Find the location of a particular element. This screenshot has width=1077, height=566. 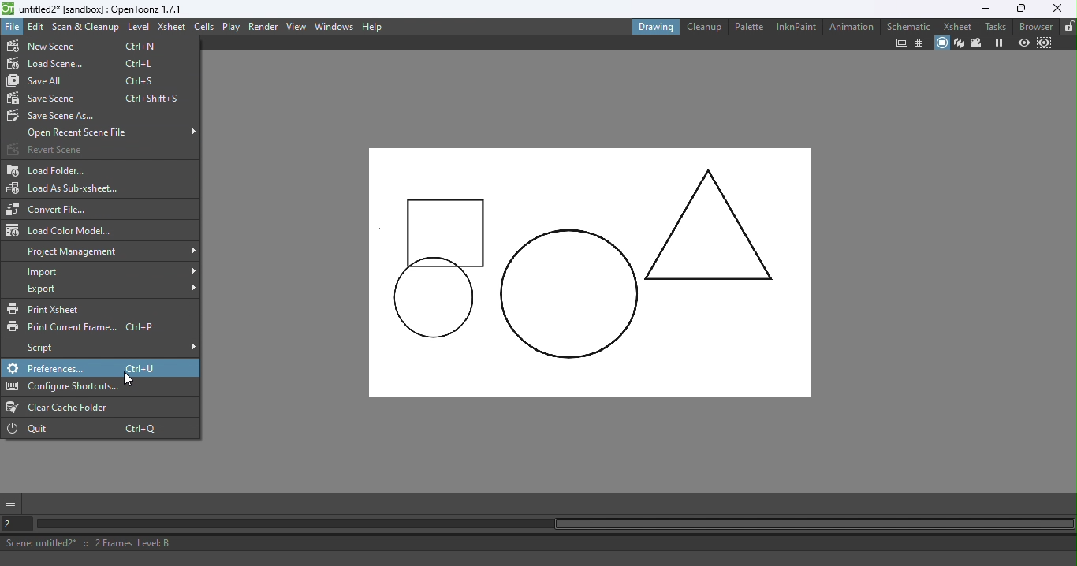

Cells is located at coordinates (204, 27).